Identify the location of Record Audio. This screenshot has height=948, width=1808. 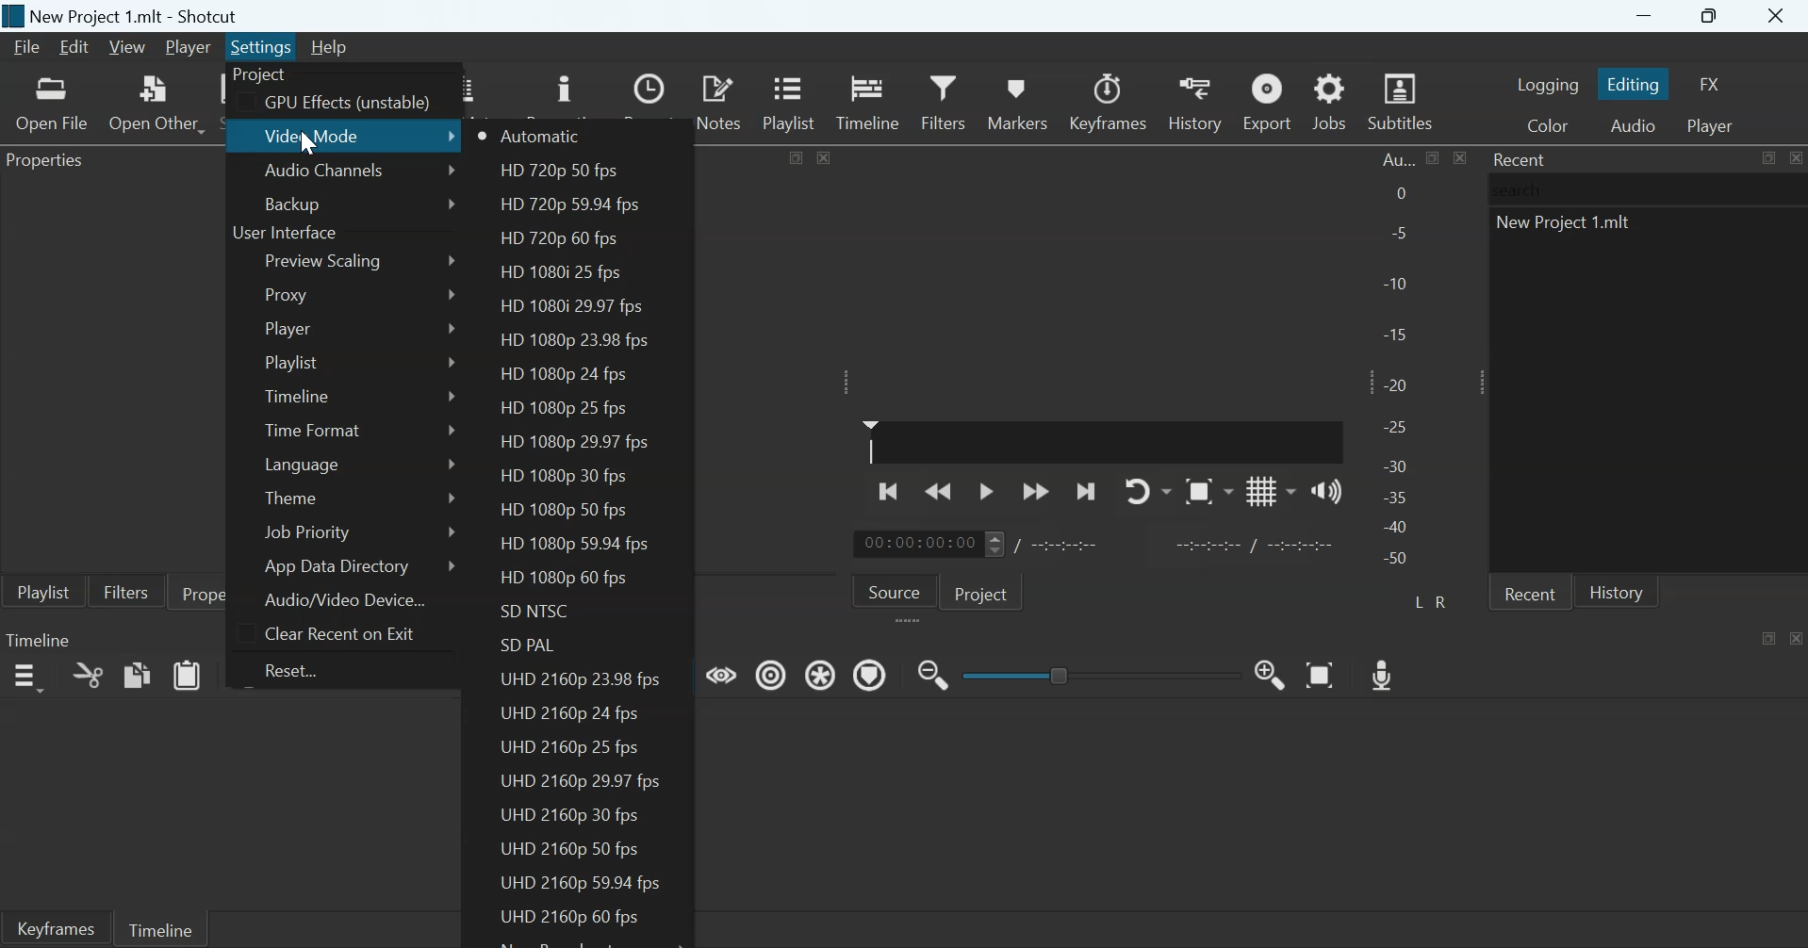
(1385, 673).